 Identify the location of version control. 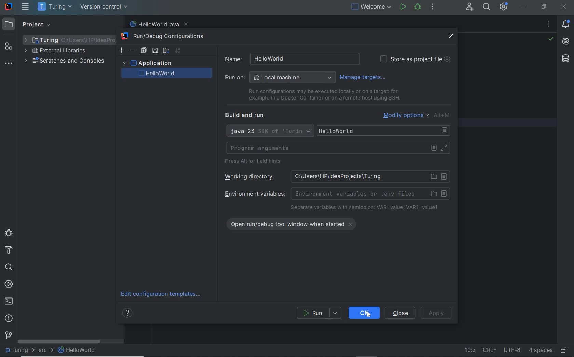
(104, 7).